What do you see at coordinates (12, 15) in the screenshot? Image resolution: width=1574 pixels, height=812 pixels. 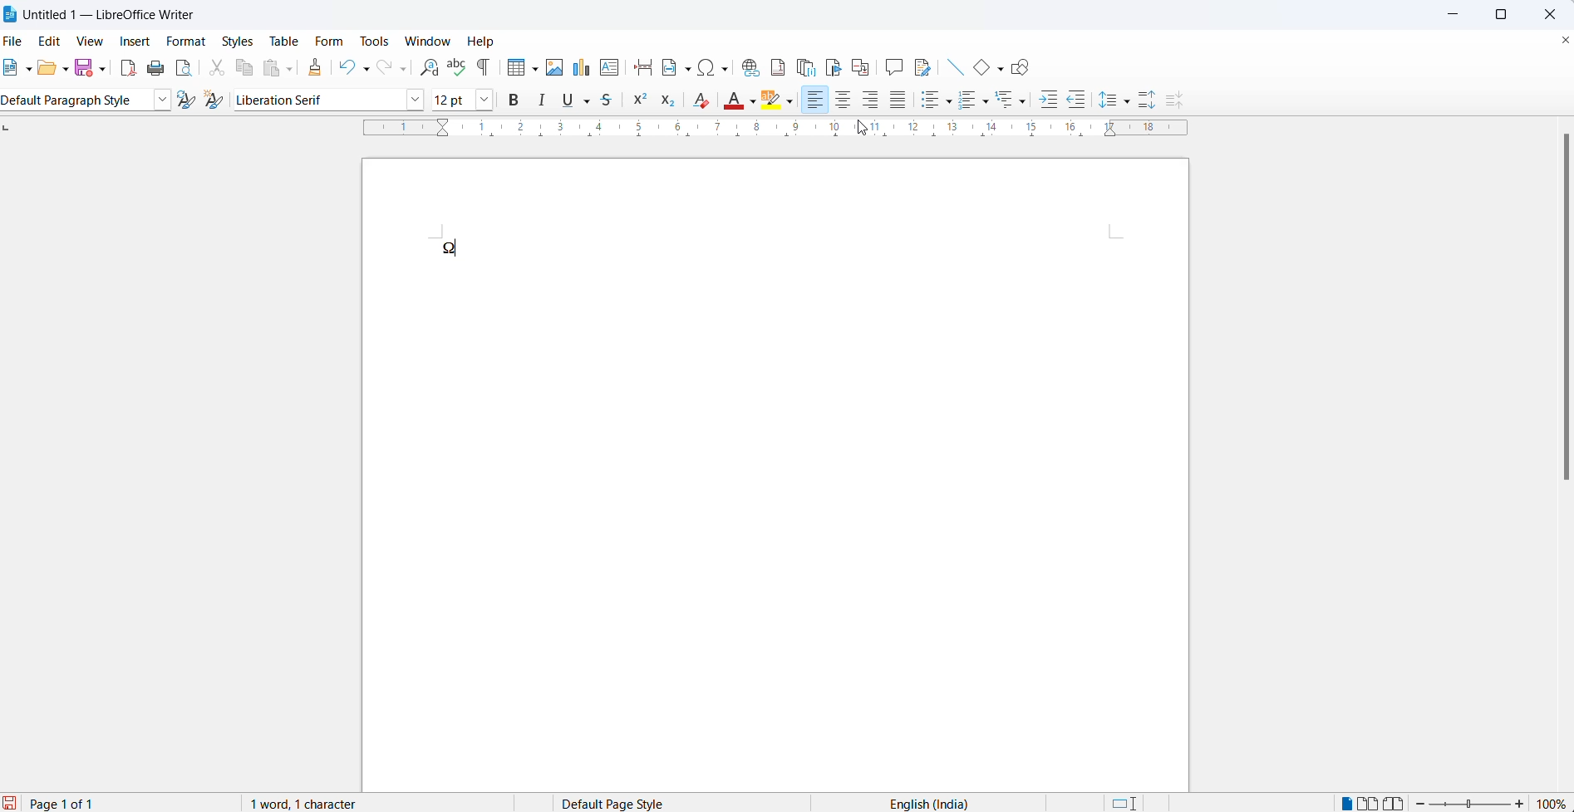 I see `libreoffice logo` at bounding box center [12, 15].